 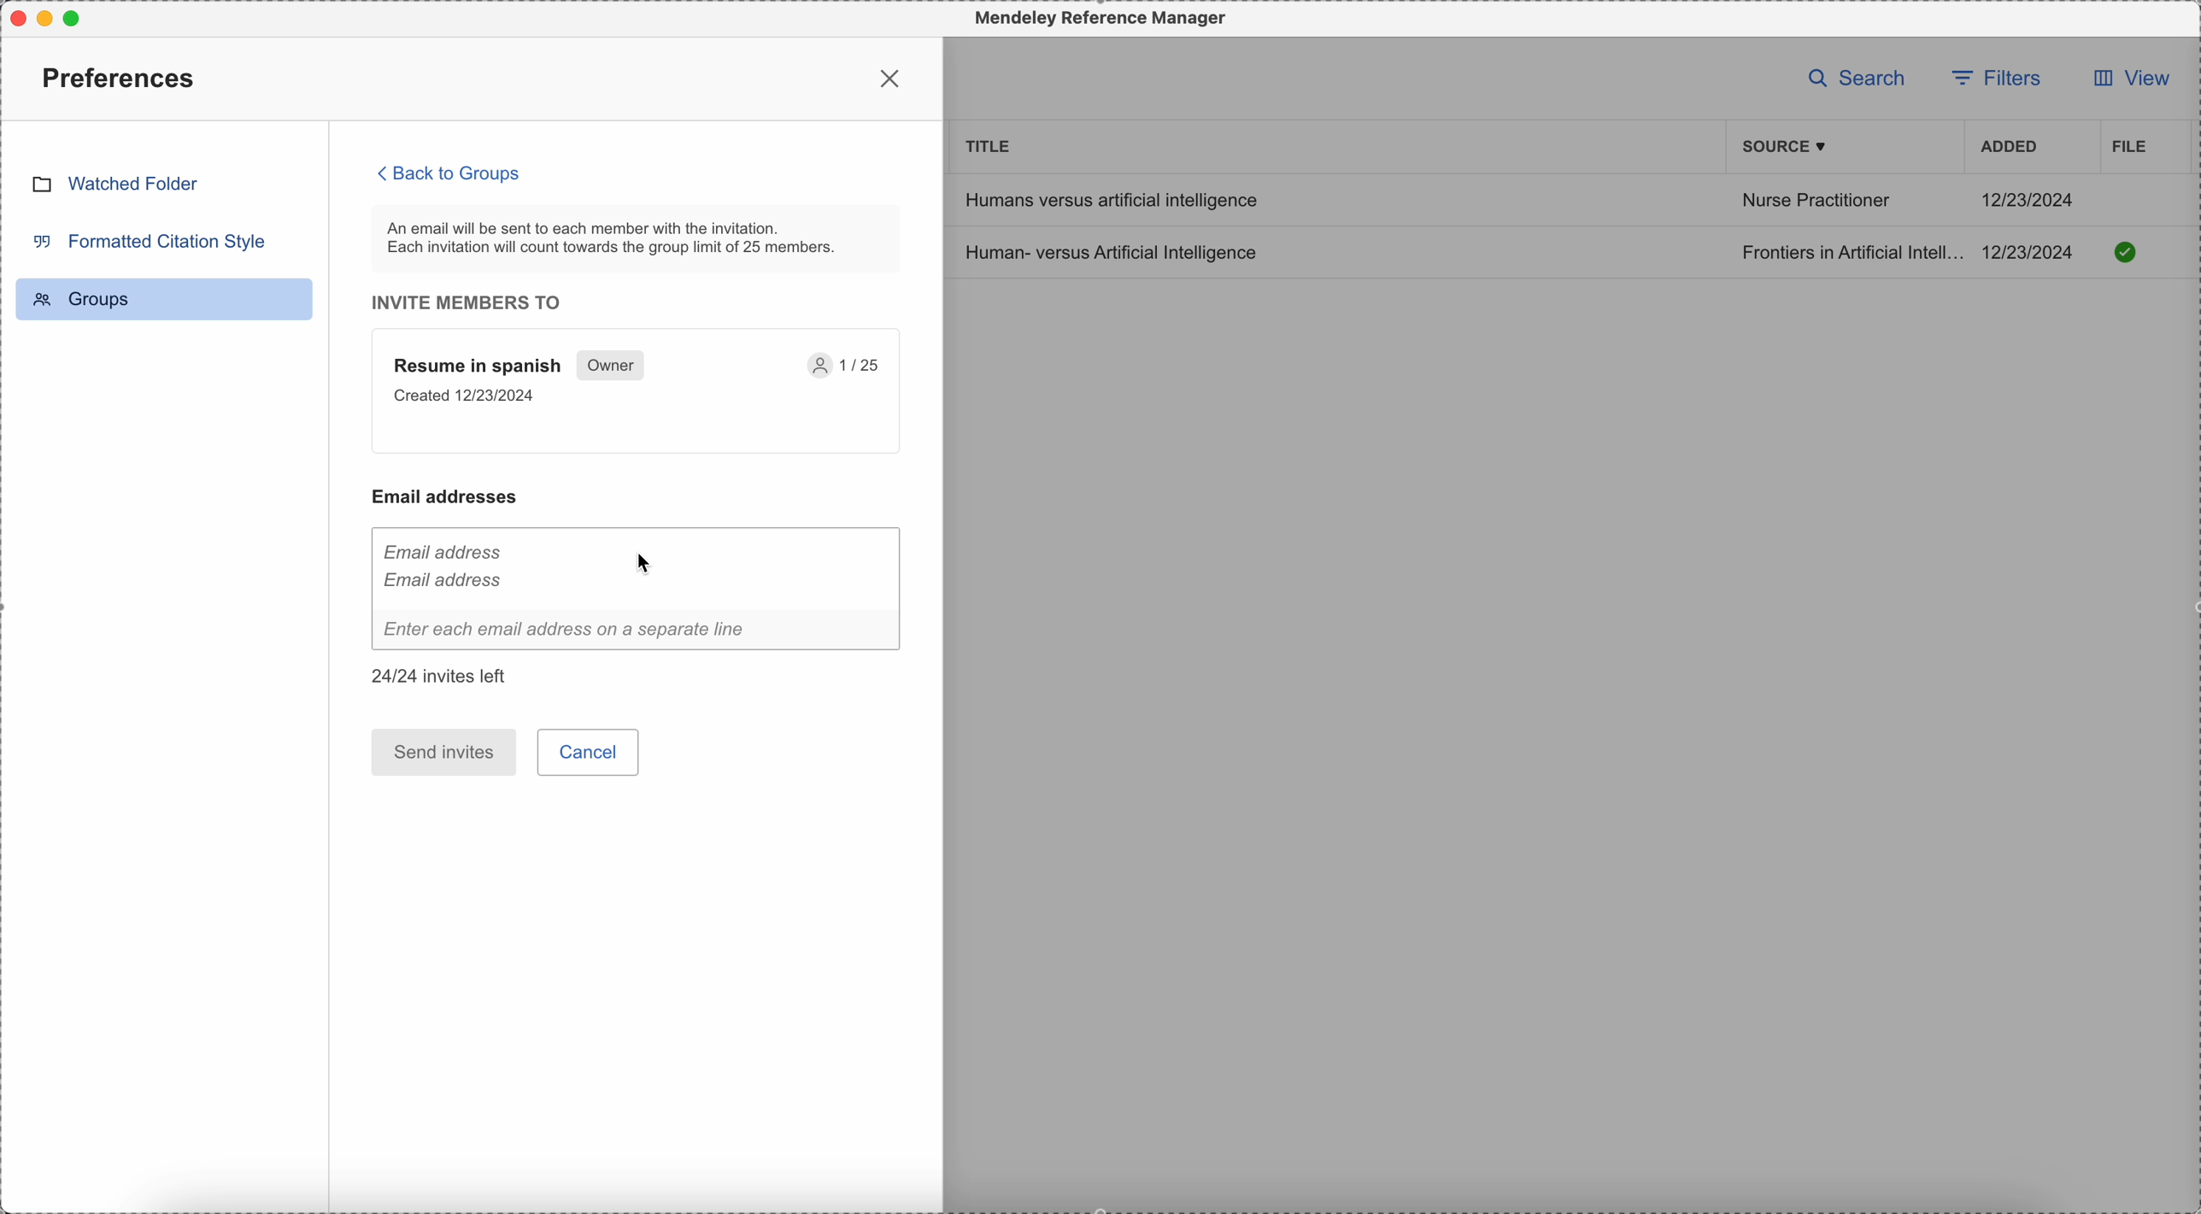 I want to click on email address, so click(x=444, y=561).